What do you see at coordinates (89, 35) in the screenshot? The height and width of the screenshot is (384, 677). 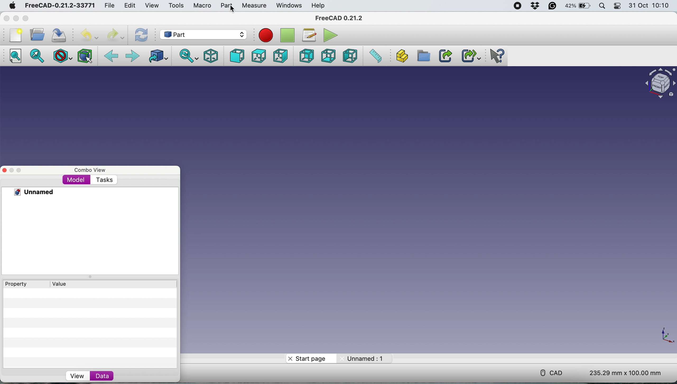 I see `Undo` at bounding box center [89, 35].